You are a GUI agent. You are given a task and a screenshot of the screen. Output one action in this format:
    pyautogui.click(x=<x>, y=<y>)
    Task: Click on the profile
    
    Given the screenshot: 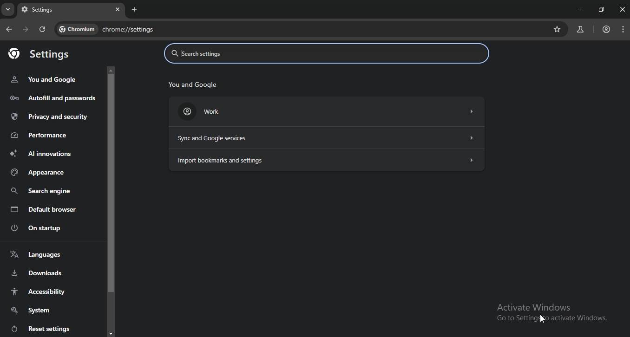 What is the action you would take?
    pyautogui.click(x=606, y=30)
    